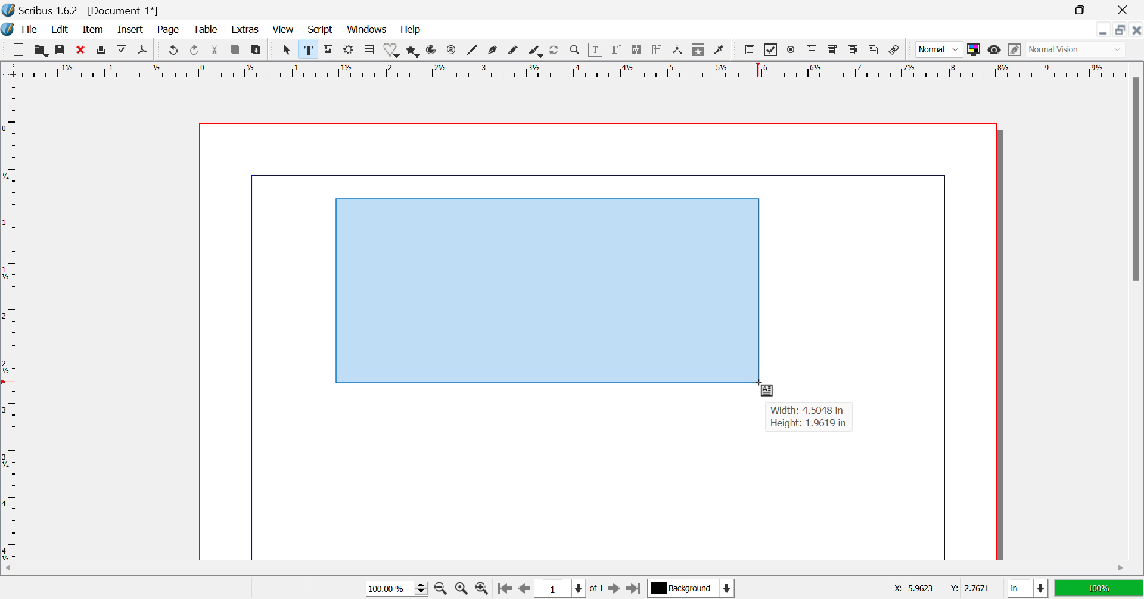 This screenshot has width=1144, height=599. Describe the element at coordinates (569, 71) in the screenshot. I see `Vertical Page Margins` at that location.